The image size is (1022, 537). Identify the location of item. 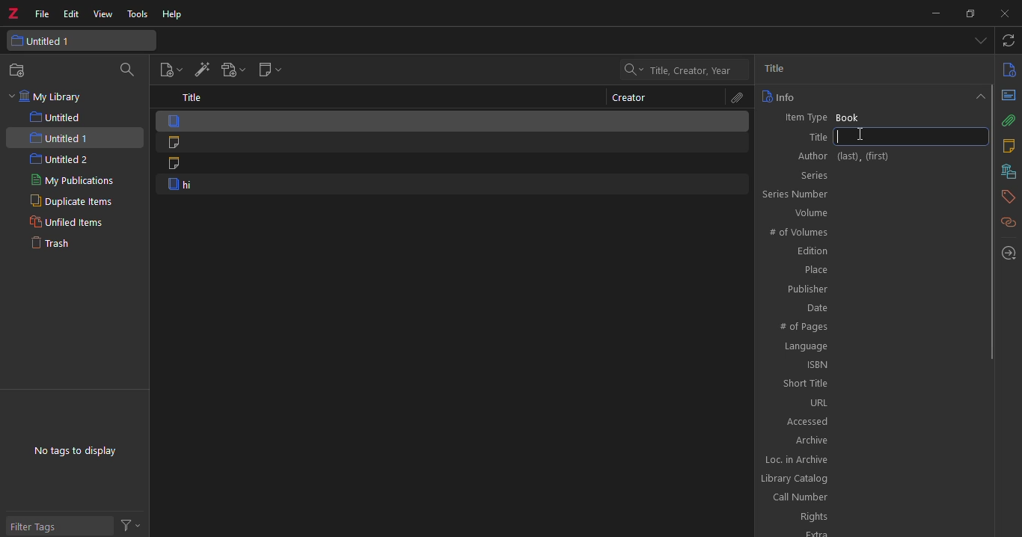
(451, 185).